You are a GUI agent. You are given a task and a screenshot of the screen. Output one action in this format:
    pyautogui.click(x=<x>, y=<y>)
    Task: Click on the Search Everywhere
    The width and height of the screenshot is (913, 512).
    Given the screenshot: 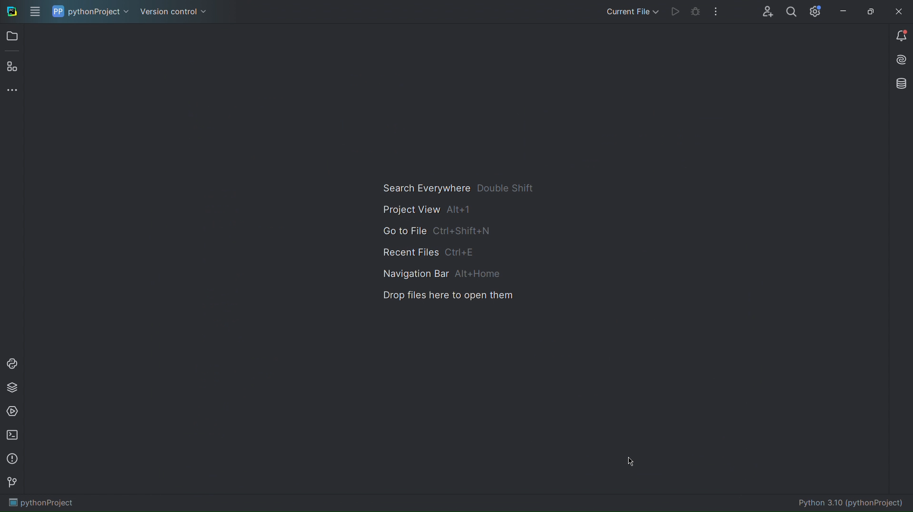 What is the action you would take?
    pyautogui.click(x=458, y=191)
    